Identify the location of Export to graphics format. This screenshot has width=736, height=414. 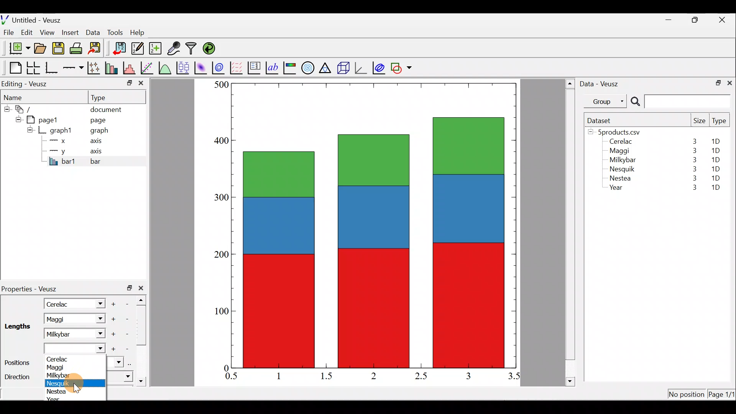
(97, 49).